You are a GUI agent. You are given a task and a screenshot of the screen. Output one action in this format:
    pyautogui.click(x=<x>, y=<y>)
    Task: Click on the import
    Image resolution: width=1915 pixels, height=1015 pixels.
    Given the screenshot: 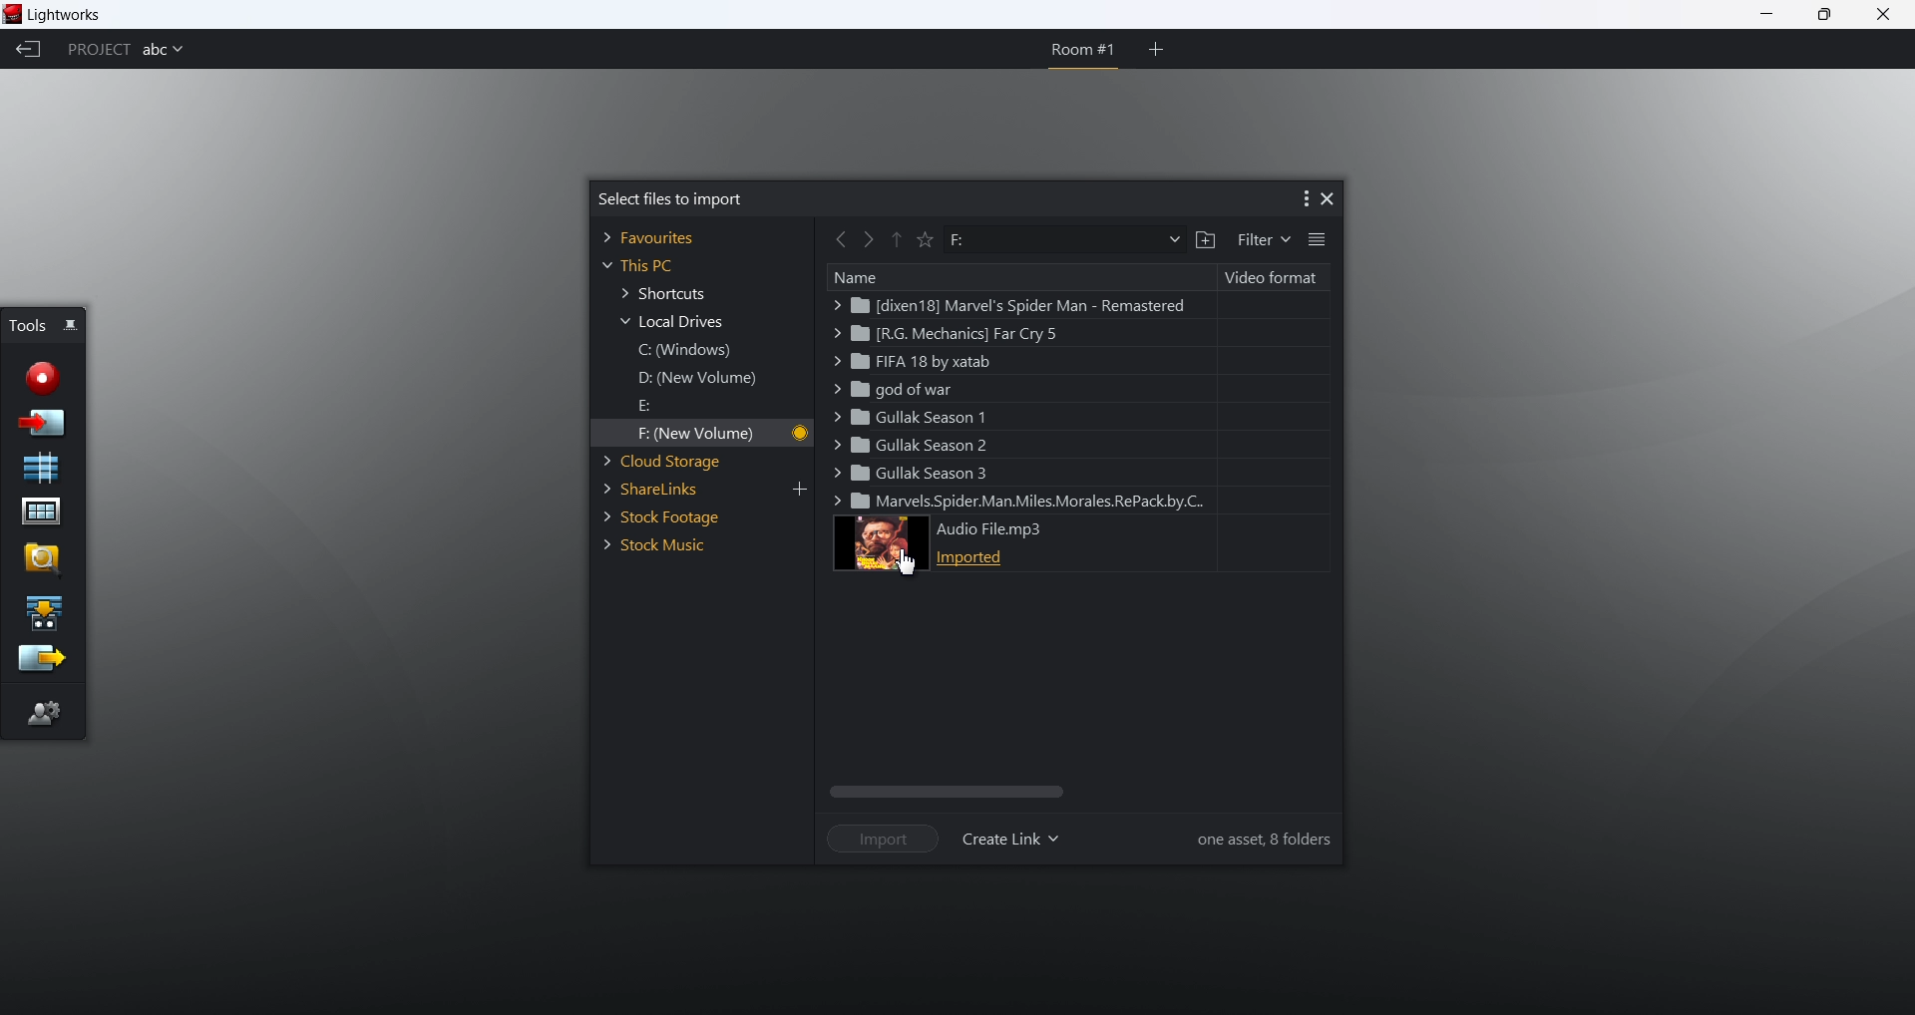 What is the action you would take?
    pyautogui.click(x=877, y=839)
    